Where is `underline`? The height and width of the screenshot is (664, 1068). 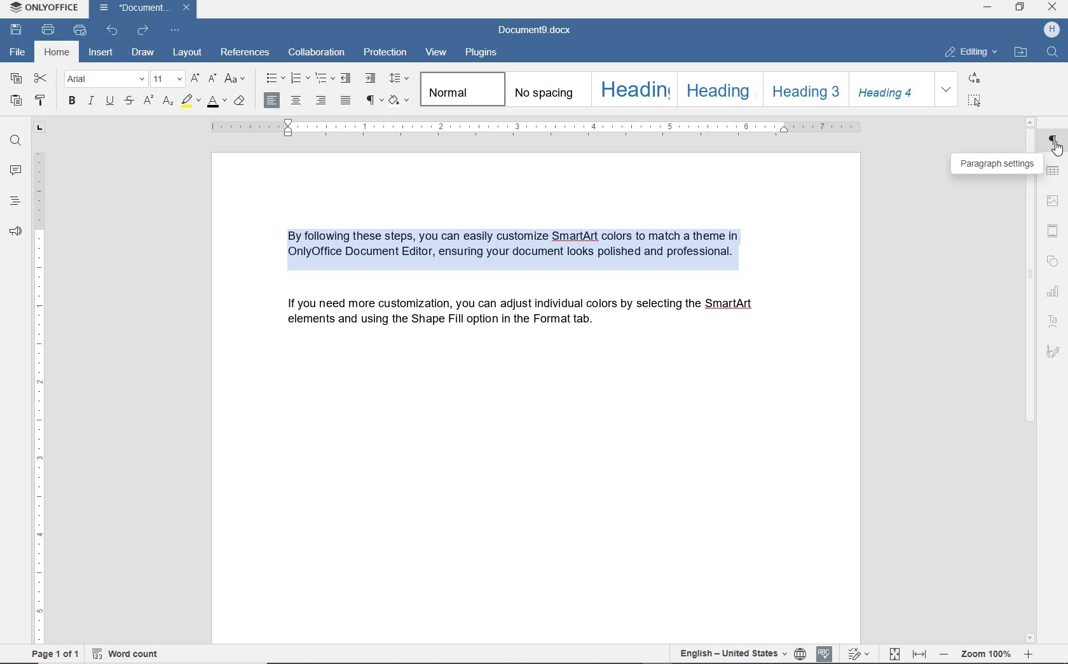 underline is located at coordinates (110, 101).